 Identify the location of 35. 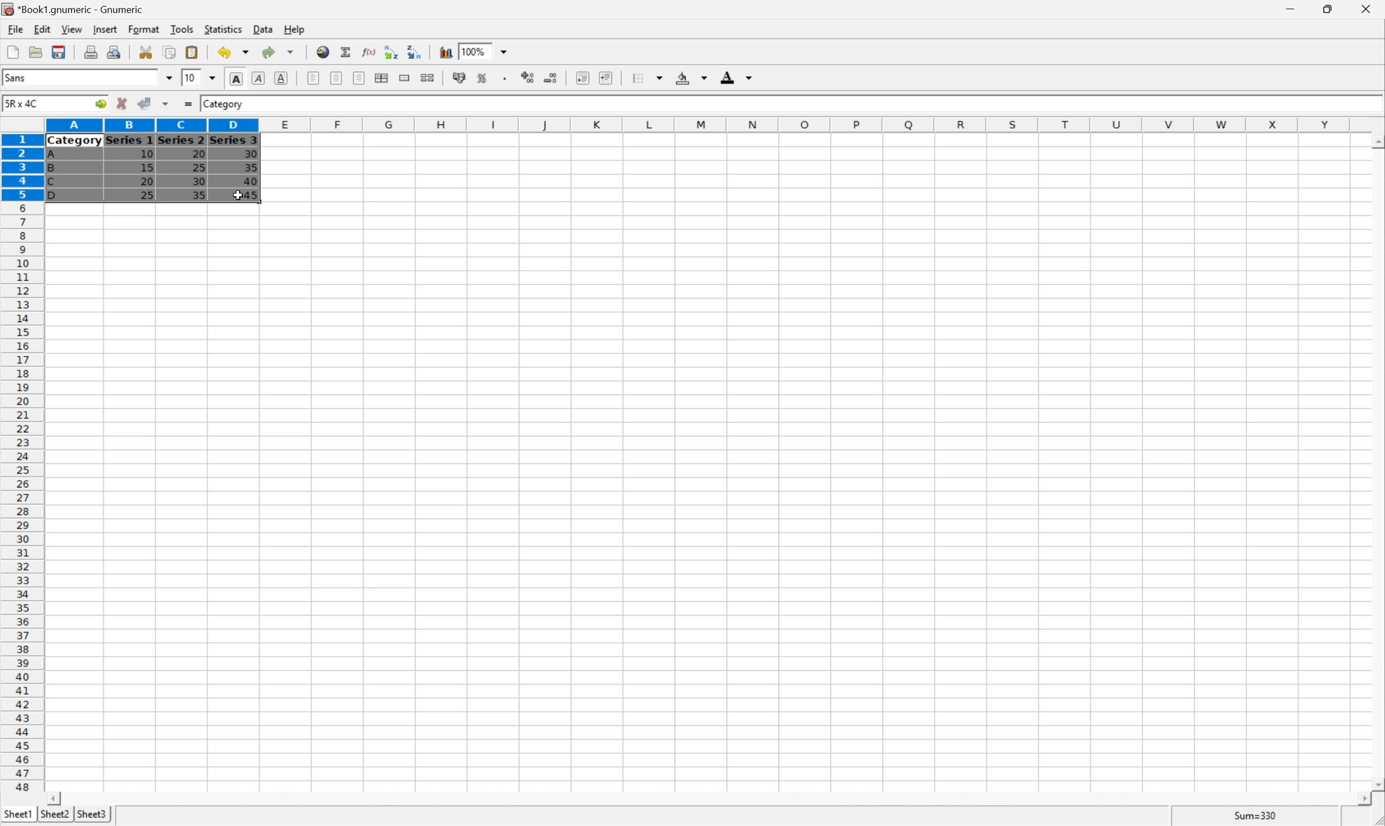
(251, 167).